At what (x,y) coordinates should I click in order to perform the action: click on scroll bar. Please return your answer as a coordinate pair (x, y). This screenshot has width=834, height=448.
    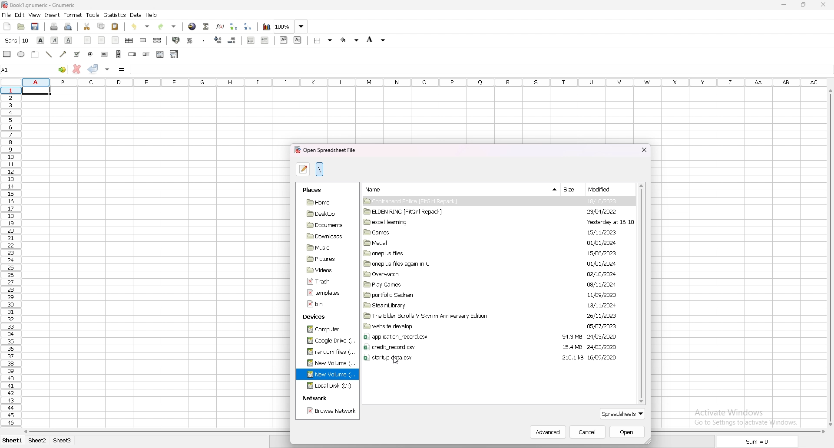
    Looking at the image, I should click on (119, 54).